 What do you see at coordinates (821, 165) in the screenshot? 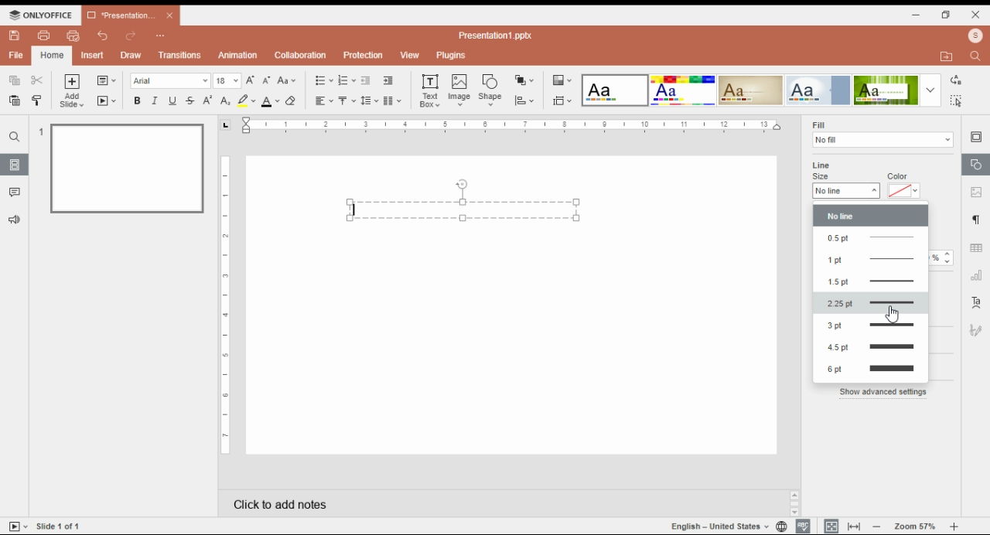
I see `line` at bounding box center [821, 165].